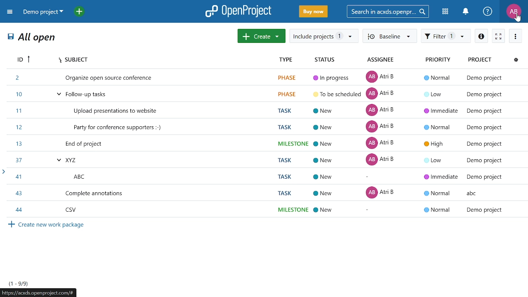  What do you see at coordinates (446, 11) in the screenshot?
I see `Modules` at bounding box center [446, 11].